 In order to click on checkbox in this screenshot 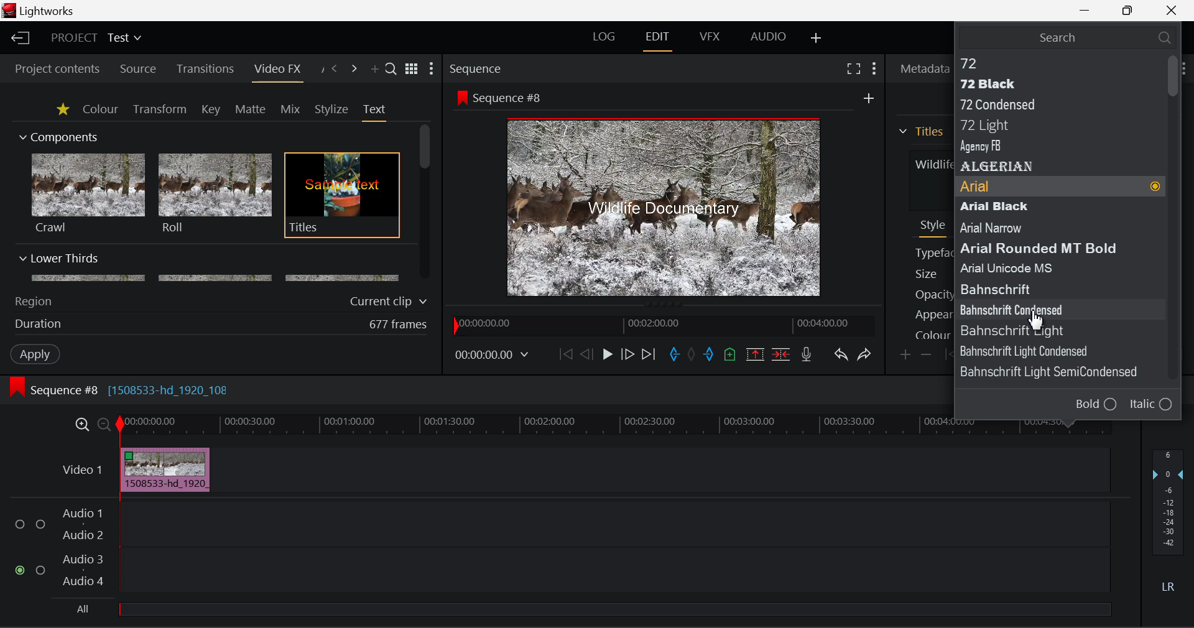, I will do `click(43, 571)`.